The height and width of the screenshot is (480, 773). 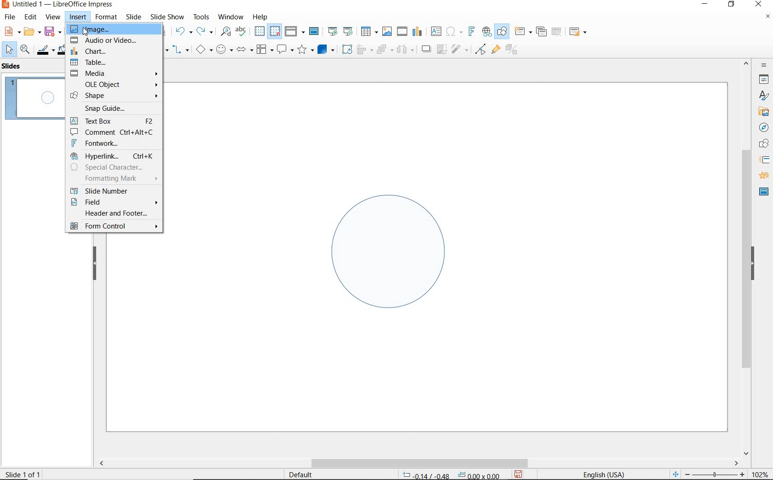 I want to click on flowchart, so click(x=264, y=50).